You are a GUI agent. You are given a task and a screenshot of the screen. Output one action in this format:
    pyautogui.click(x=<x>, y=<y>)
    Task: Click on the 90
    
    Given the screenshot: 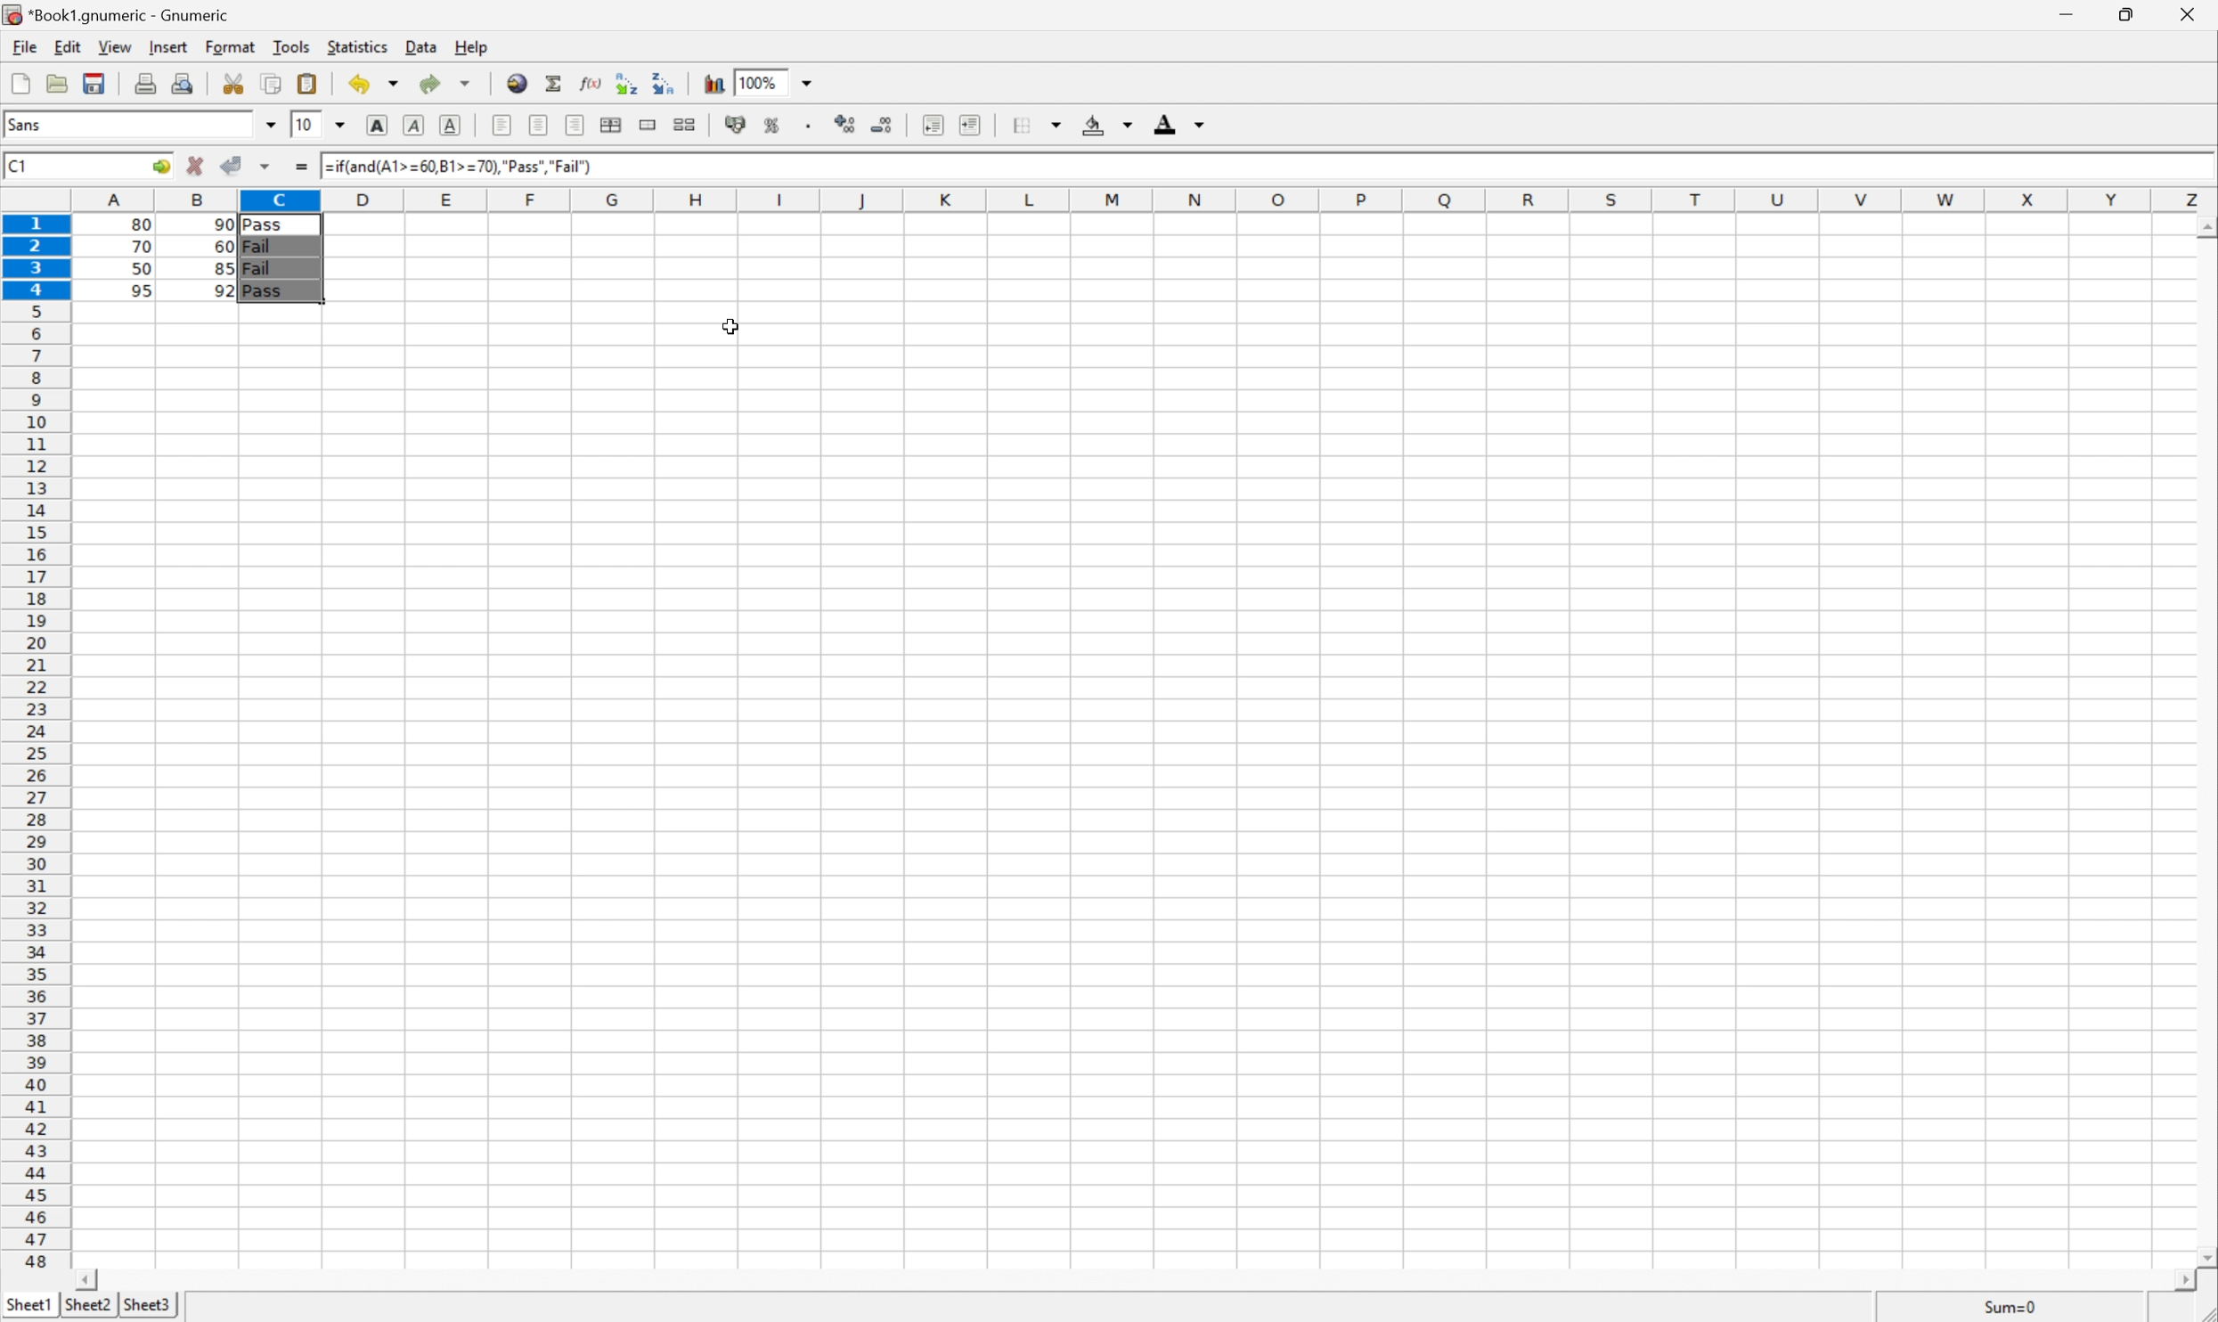 What is the action you would take?
    pyautogui.click(x=224, y=224)
    